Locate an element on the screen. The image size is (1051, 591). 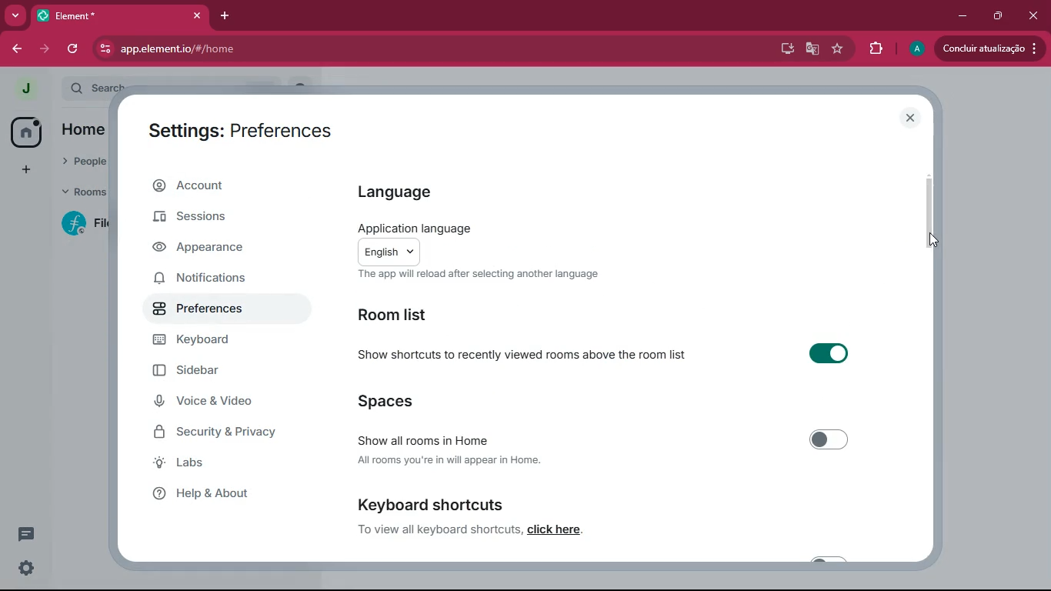
rooms is located at coordinates (85, 192).